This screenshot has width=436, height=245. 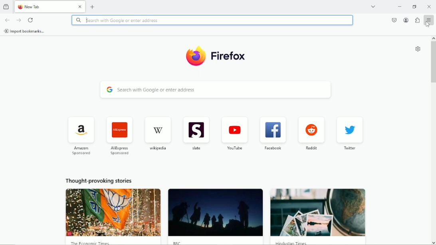 What do you see at coordinates (374, 6) in the screenshot?
I see `list all tabs` at bounding box center [374, 6].